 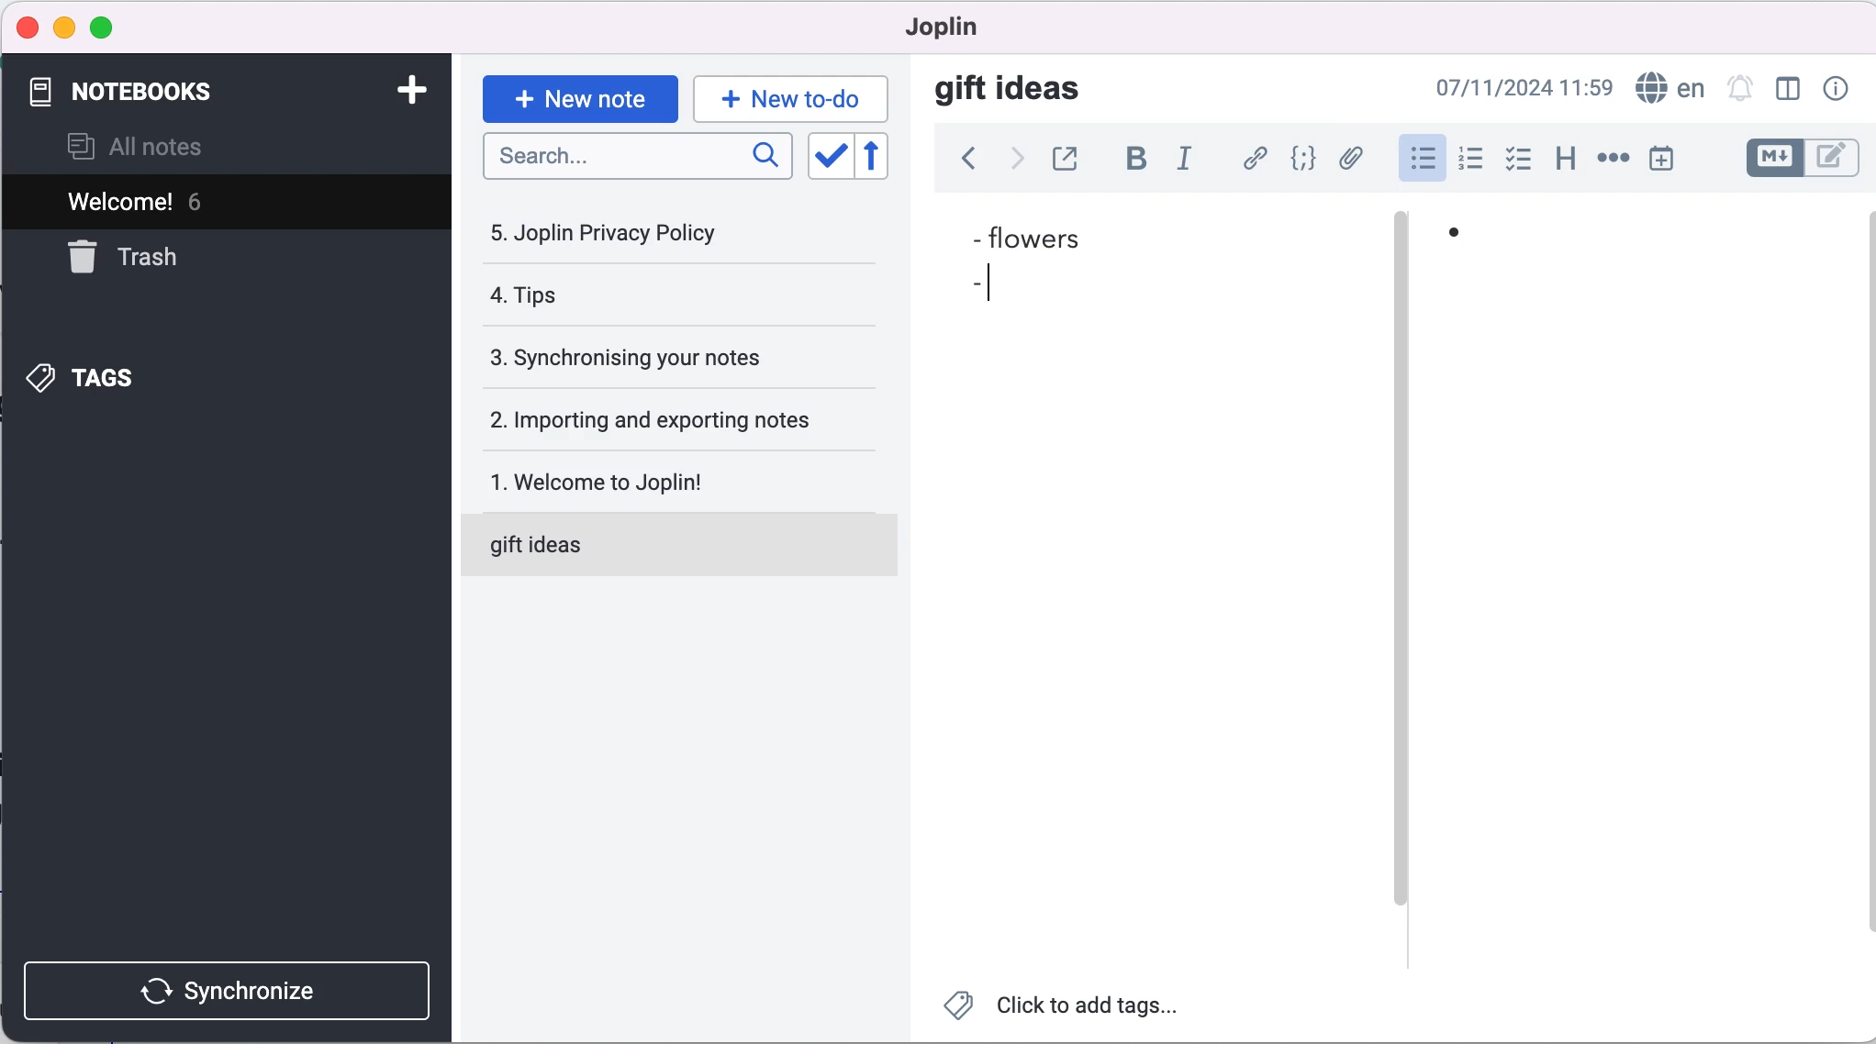 What do you see at coordinates (1834, 90) in the screenshot?
I see `note properties` at bounding box center [1834, 90].